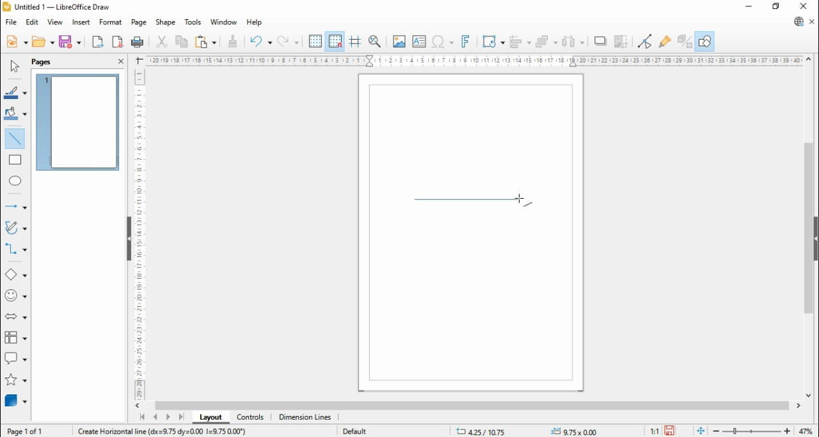 The width and height of the screenshot is (819, 437). Describe the element at coordinates (15, 338) in the screenshot. I see `flowchart` at that location.